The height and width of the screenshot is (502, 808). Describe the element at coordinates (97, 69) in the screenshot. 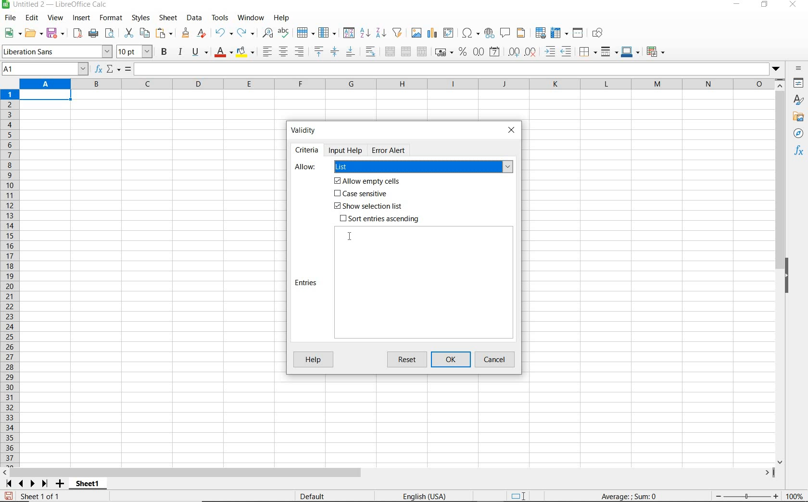

I see `function wizard` at that location.